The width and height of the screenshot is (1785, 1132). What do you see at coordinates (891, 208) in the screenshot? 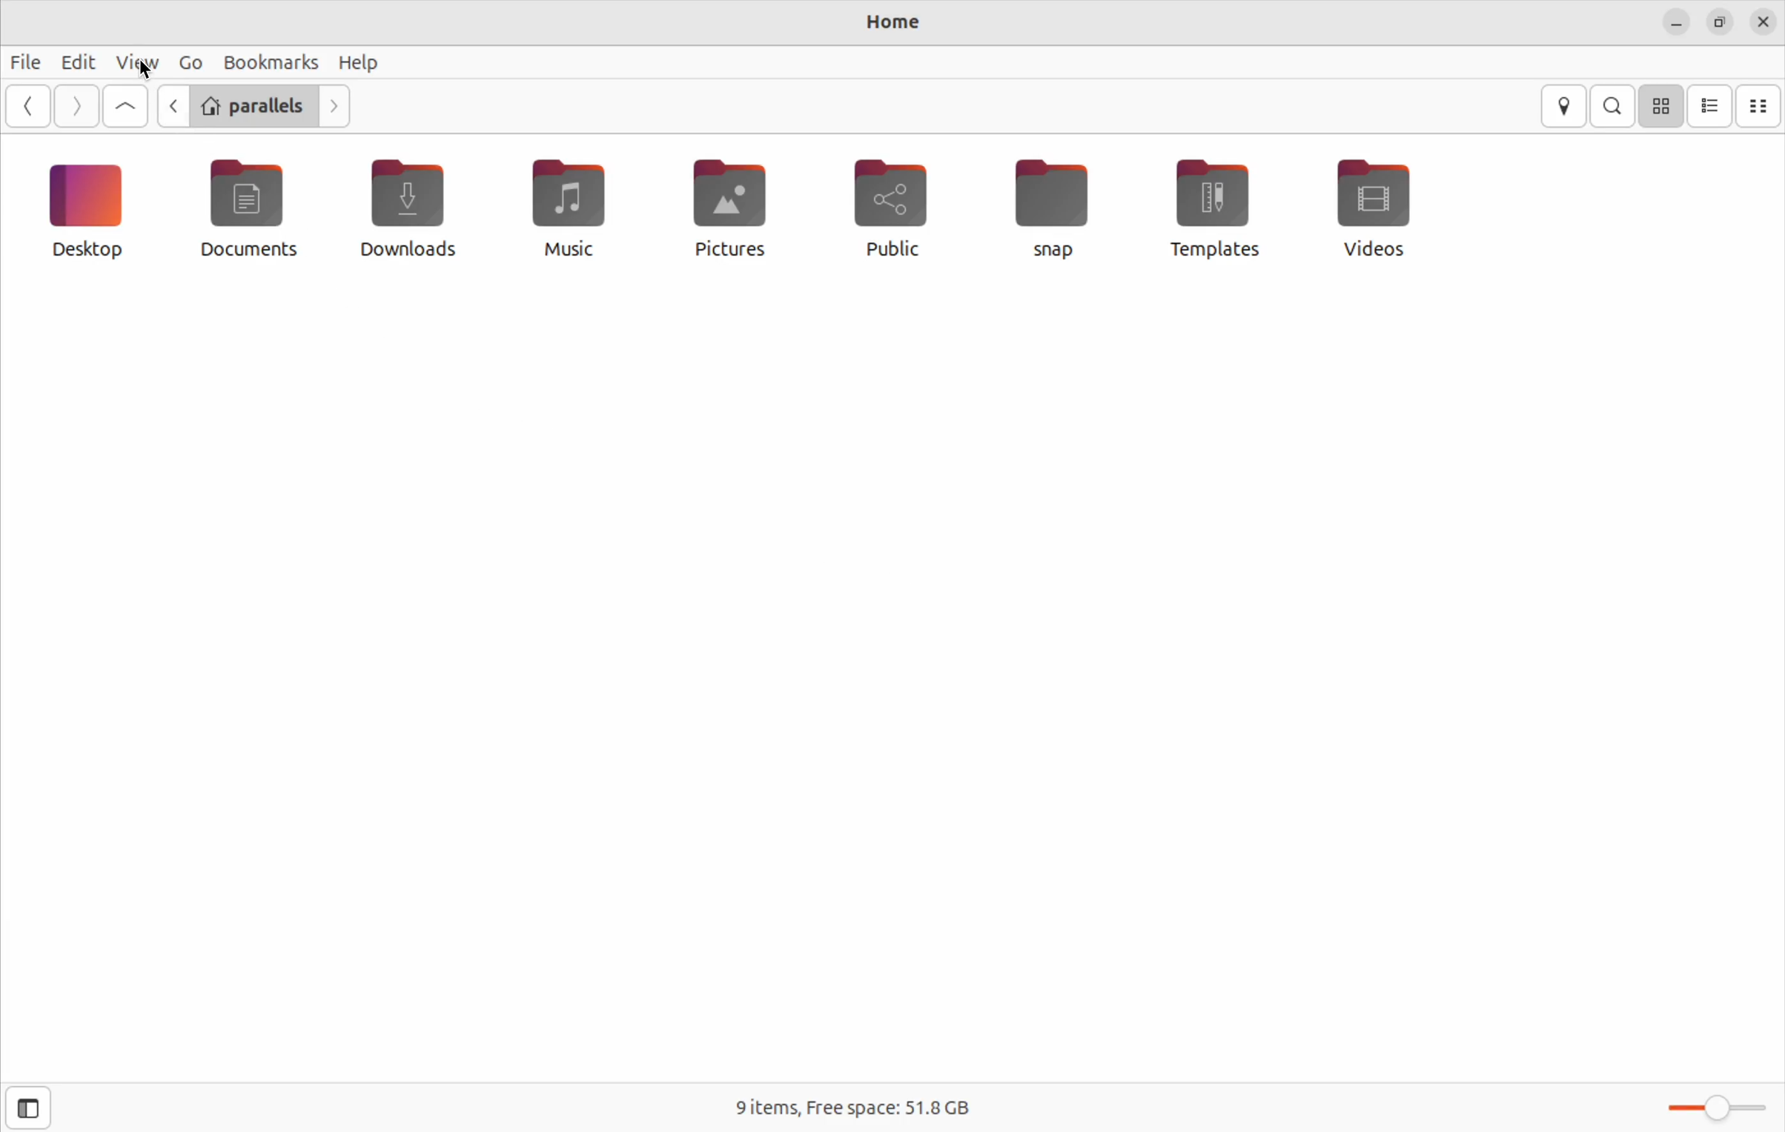
I see `public` at bounding box center [891, 208].